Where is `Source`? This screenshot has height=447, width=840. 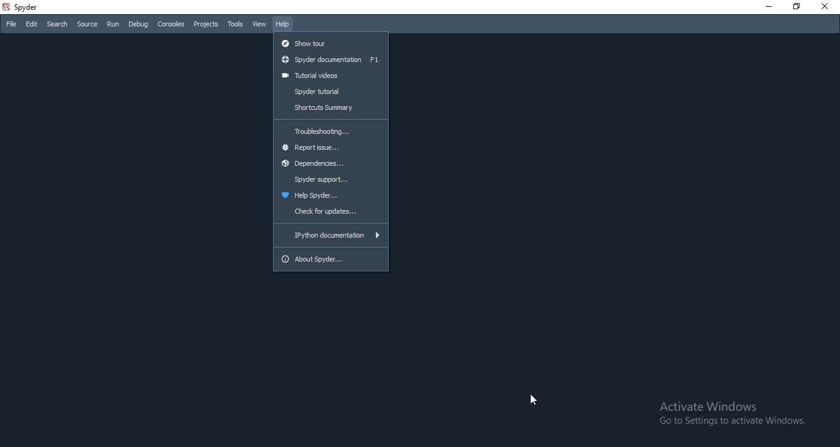 Source is located at coordinates (87, 25).